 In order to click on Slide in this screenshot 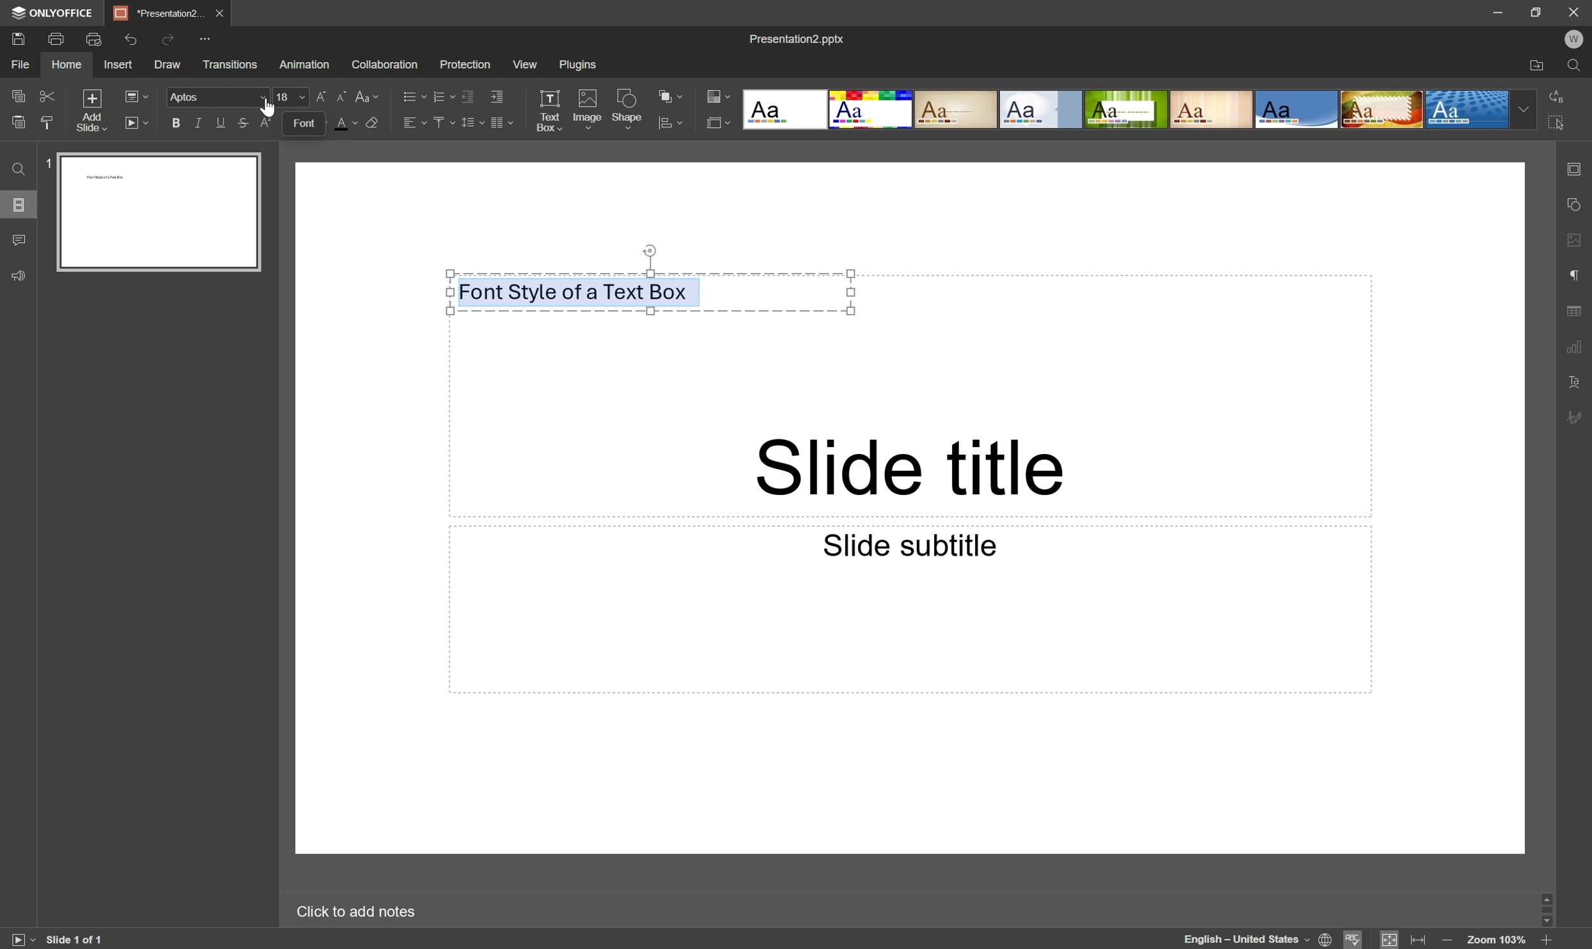, I will do `click(159, 212)`.